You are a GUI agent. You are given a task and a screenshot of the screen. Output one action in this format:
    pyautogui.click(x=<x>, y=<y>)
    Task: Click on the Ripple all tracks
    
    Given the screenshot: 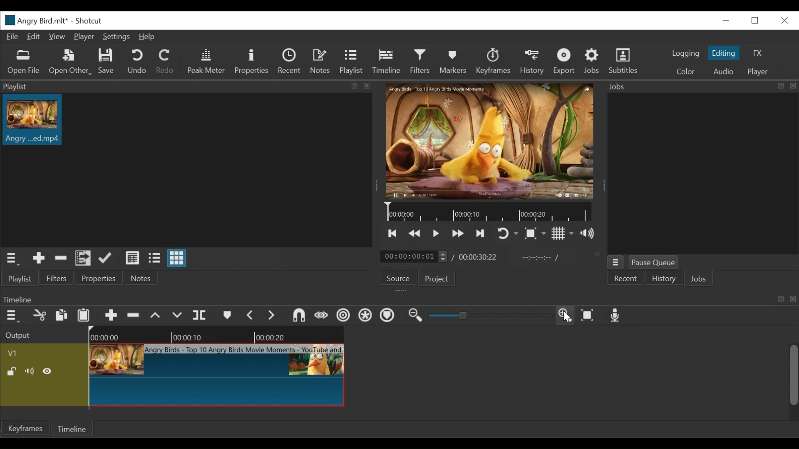 What is the action you would take?
    pyautogui.click(x=366, y=316)
    